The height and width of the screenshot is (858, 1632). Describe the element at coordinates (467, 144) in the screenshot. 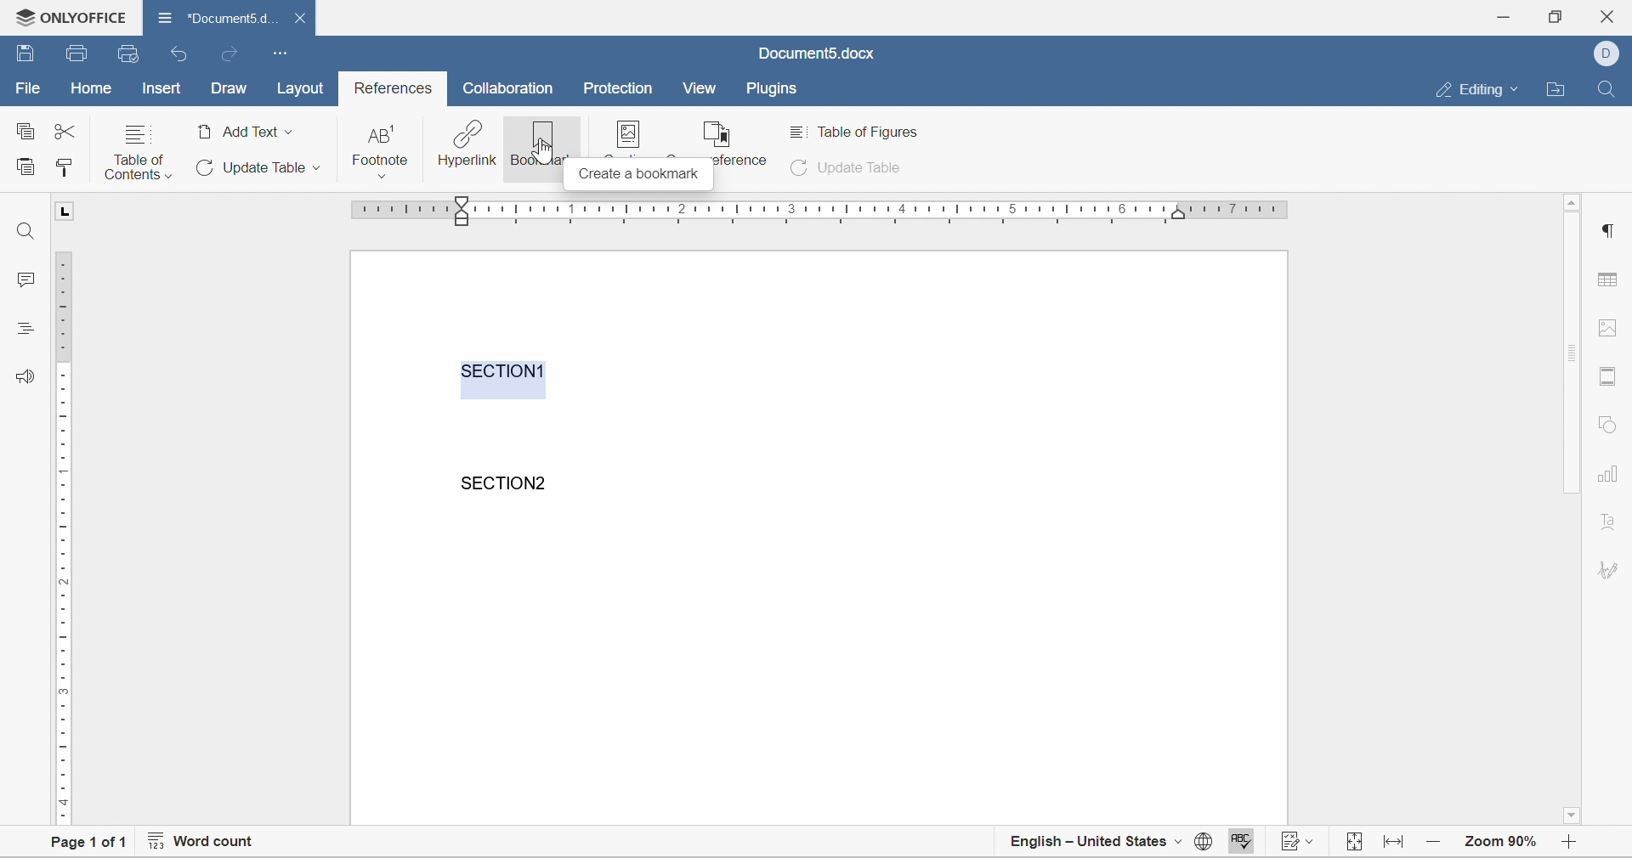

I see `hyperlink` at that location.